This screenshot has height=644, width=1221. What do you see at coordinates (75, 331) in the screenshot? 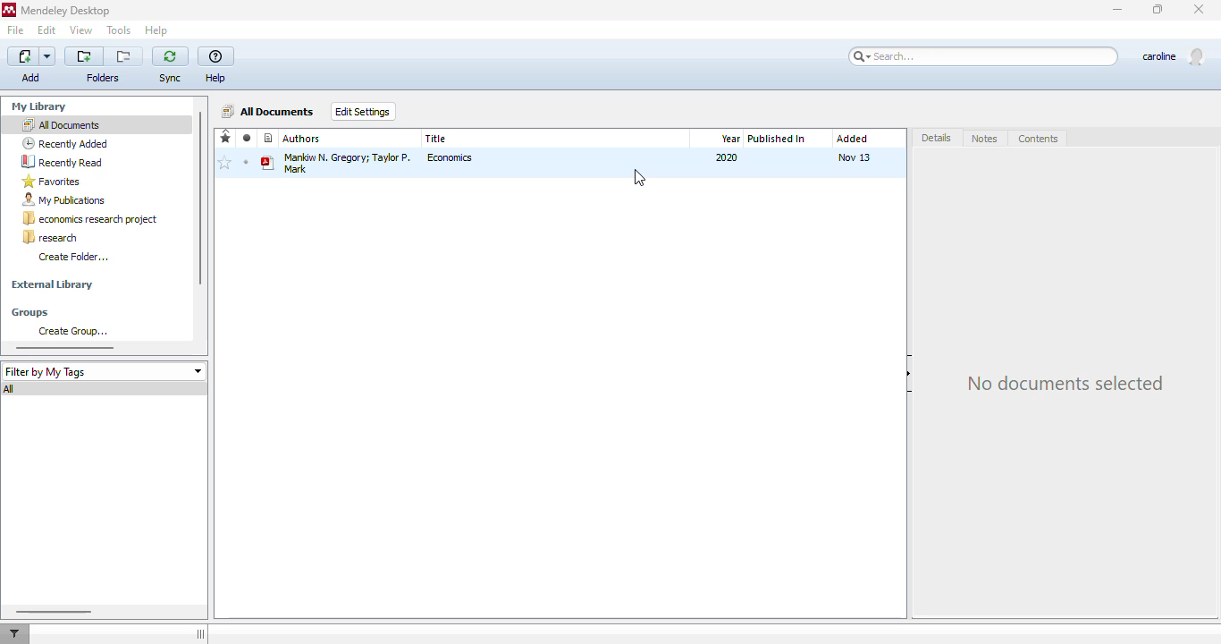
I see `create group` at bounding box center [75, 331].